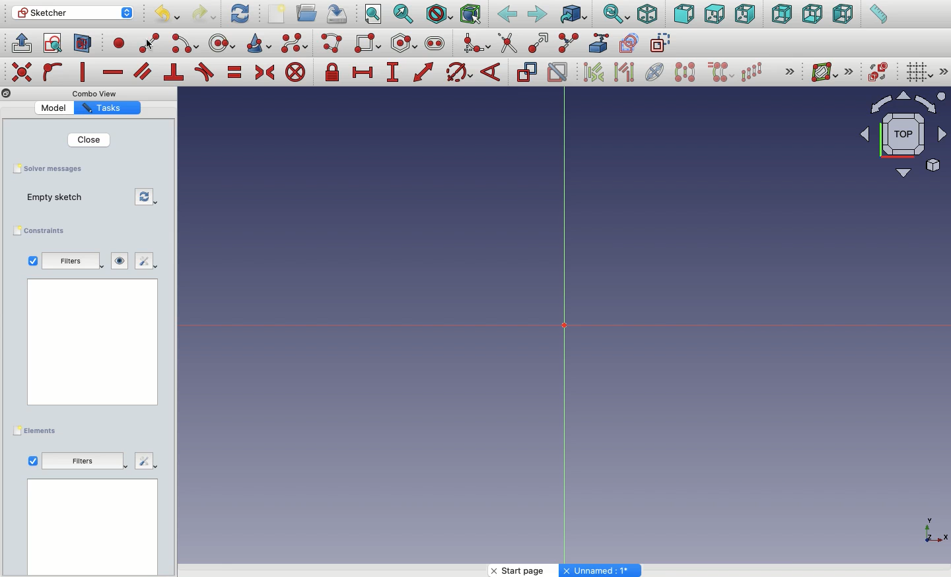 The height and width of the screenshot is (577, 951). I want to click on Empty sketch, so click(58, 197).